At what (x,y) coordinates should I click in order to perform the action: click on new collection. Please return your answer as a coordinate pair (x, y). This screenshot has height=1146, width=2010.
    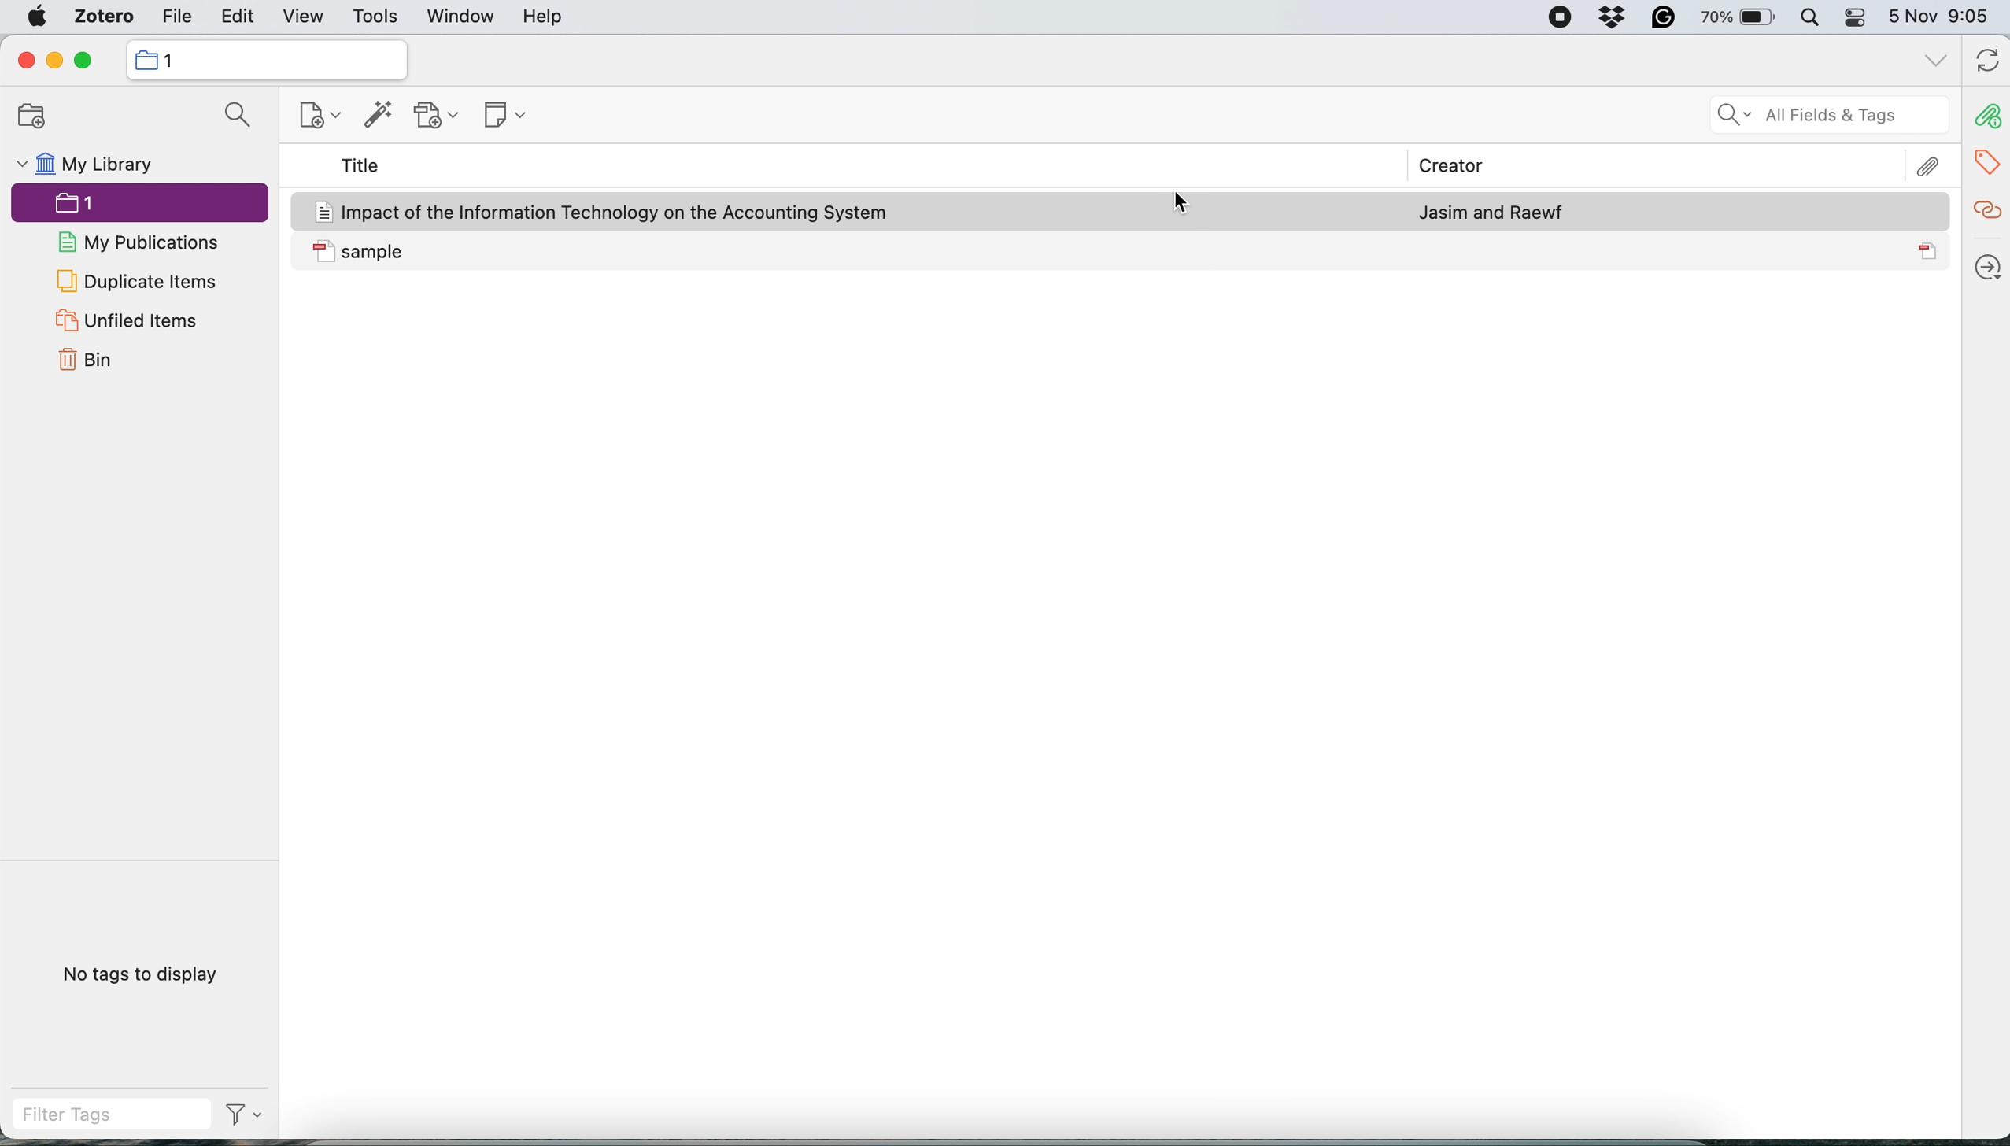
    Looking at the image, I should click on (264, 59).